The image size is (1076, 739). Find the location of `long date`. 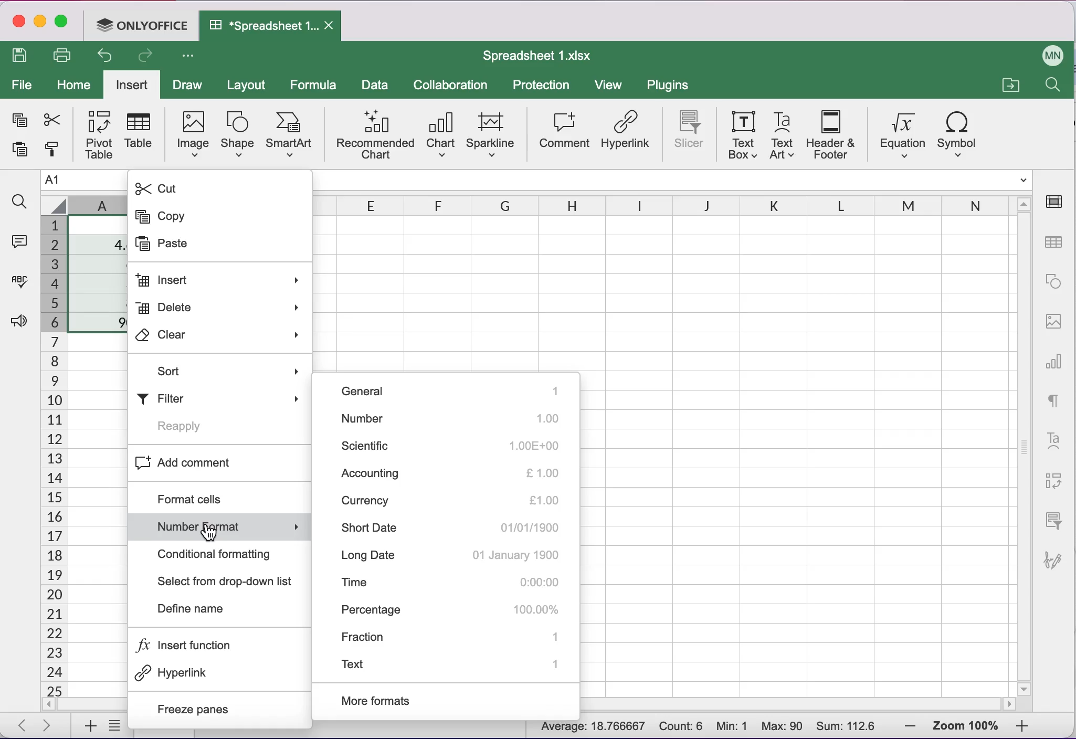

long date is located at coordinates (452, 558).